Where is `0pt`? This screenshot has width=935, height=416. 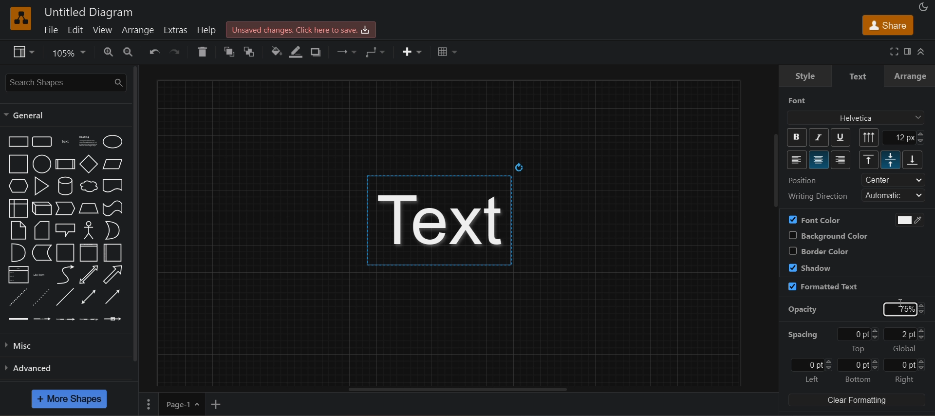
0pt is located at coordinates (860, 334).